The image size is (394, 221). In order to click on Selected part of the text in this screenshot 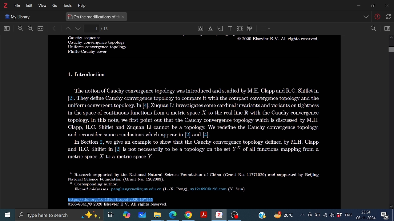, I will do `click(111, 200)`.